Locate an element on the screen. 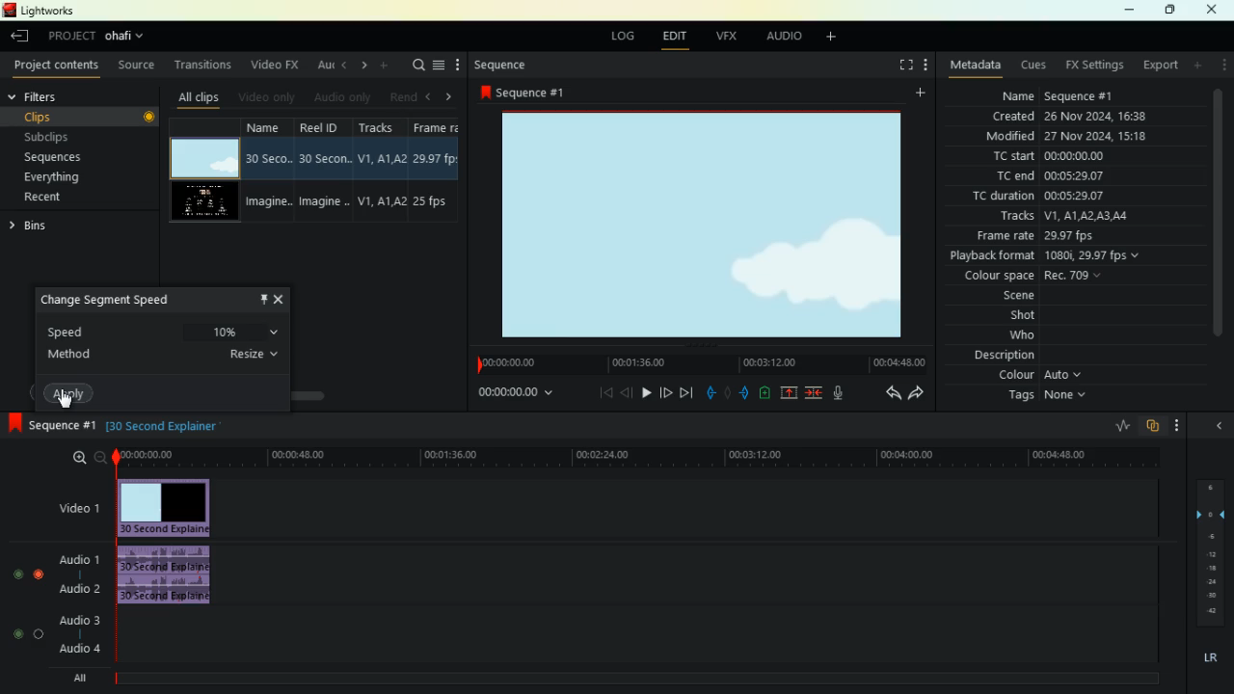 This screenshot has width=1234, height=694. forward is located at coordinates (666, 394).